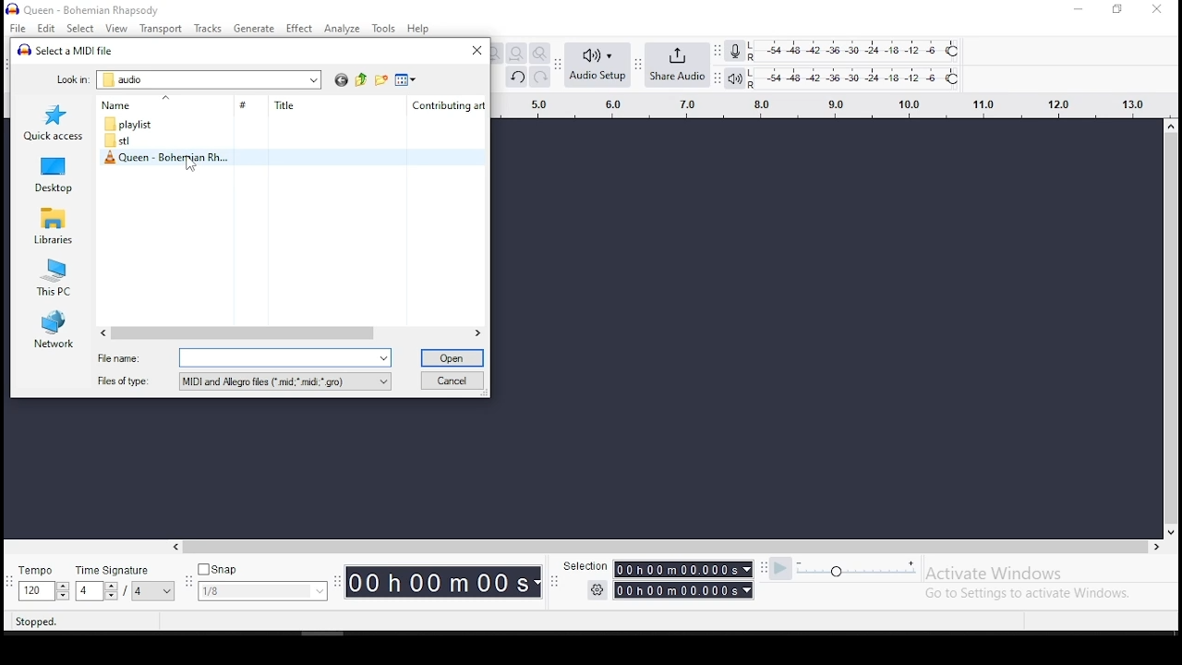 This screenshot has height=665, width=1182. Describe the element at coordinates (80, 30) in the screenshot. I see `select` at that location.